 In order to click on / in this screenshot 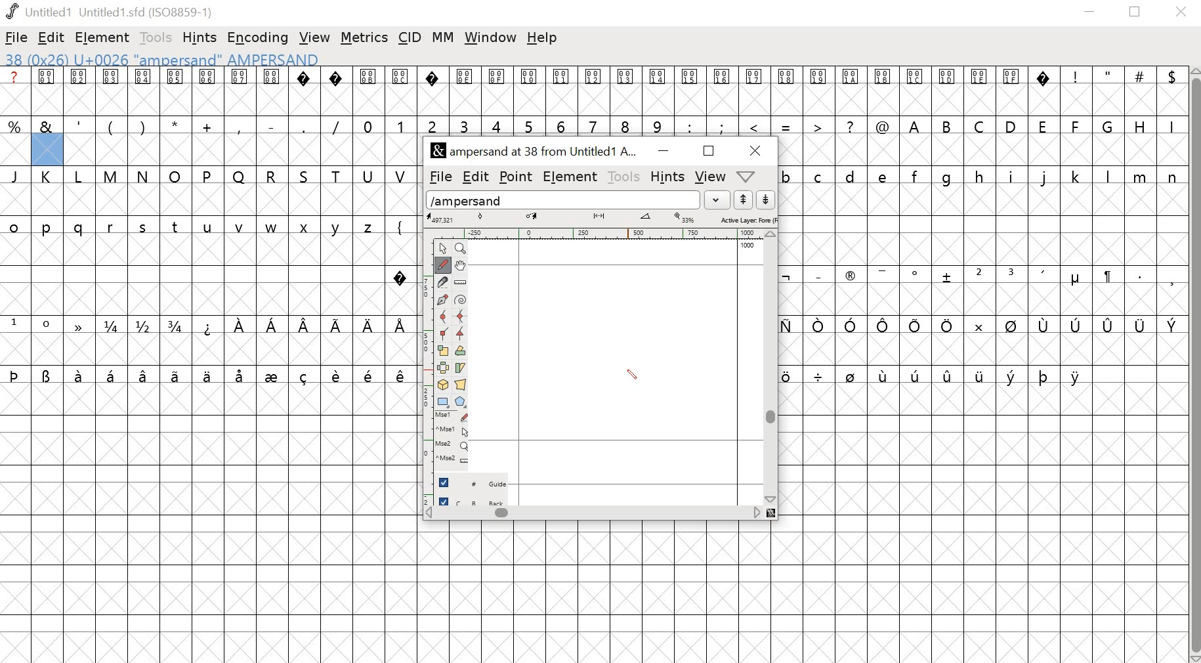, I will do `click(336, 125)`.